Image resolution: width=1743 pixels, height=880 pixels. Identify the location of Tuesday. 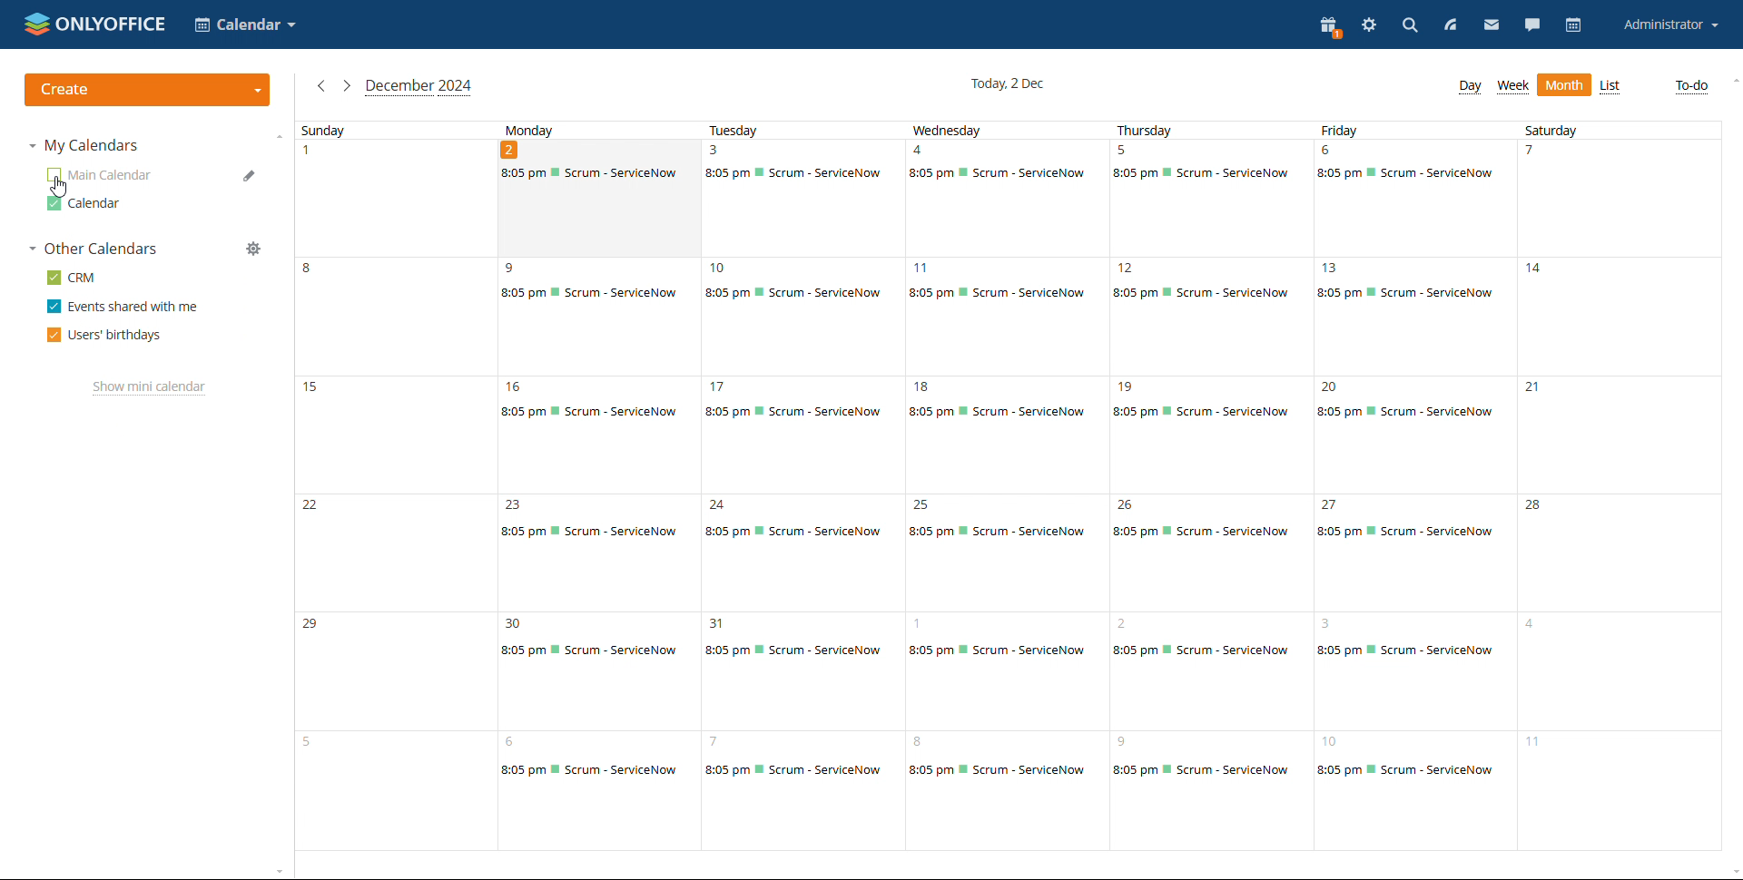
(801, 486).